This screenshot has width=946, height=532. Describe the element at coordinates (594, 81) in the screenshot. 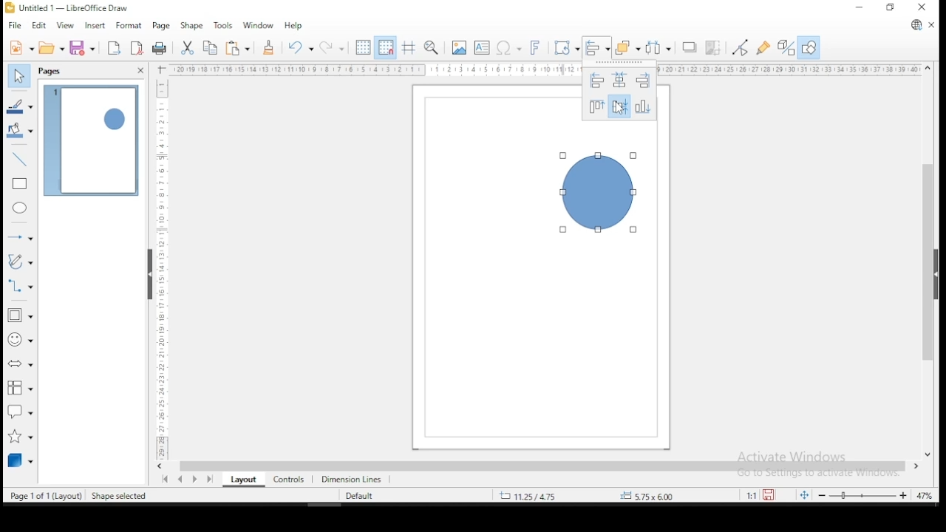

I see `left` at that location.